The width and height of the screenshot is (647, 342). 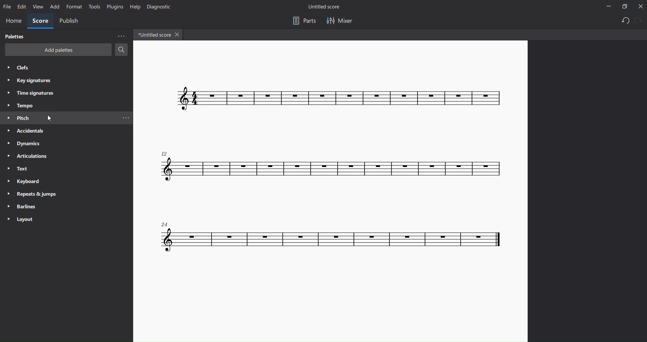 What do you see at coordinates (39, 22) in the screenshot?
I see `score` at bounding box center [39, 22].